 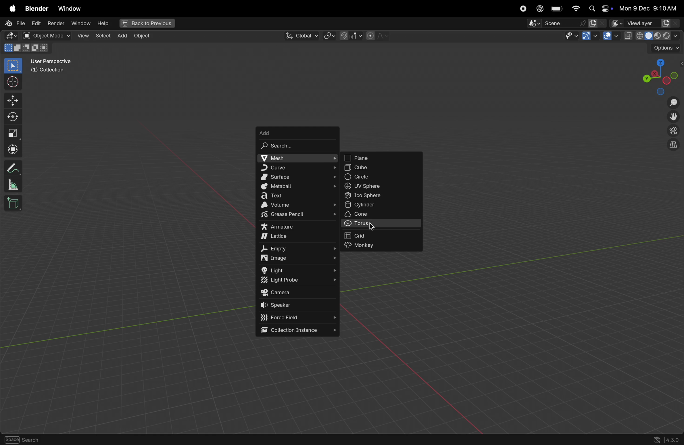 I want to click on transform, so click(x=14, y=149).